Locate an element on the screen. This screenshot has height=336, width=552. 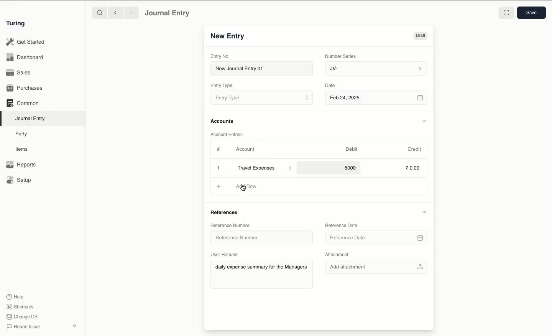
JV- is located at coordinates (377, 69).